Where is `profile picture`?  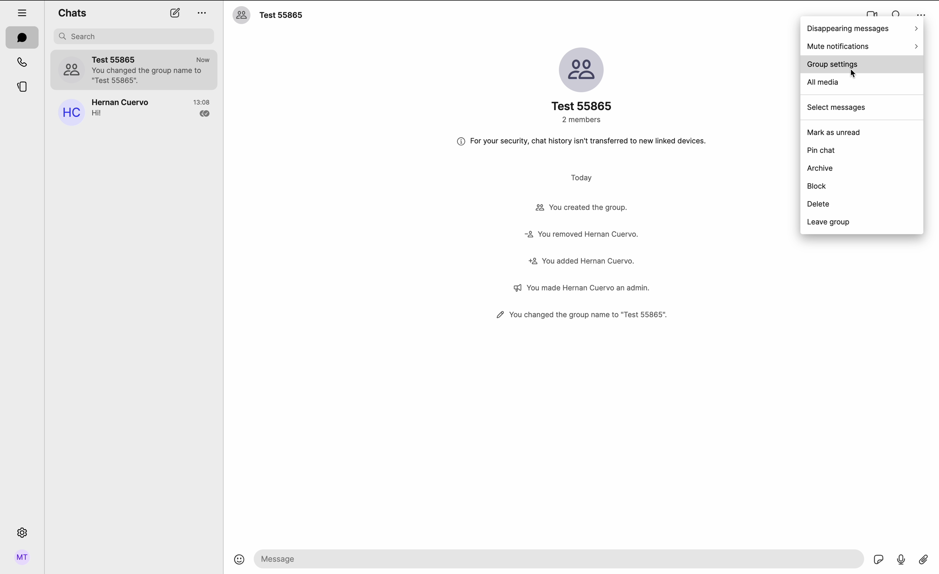
profile picture is located at coordinates (242, 15).